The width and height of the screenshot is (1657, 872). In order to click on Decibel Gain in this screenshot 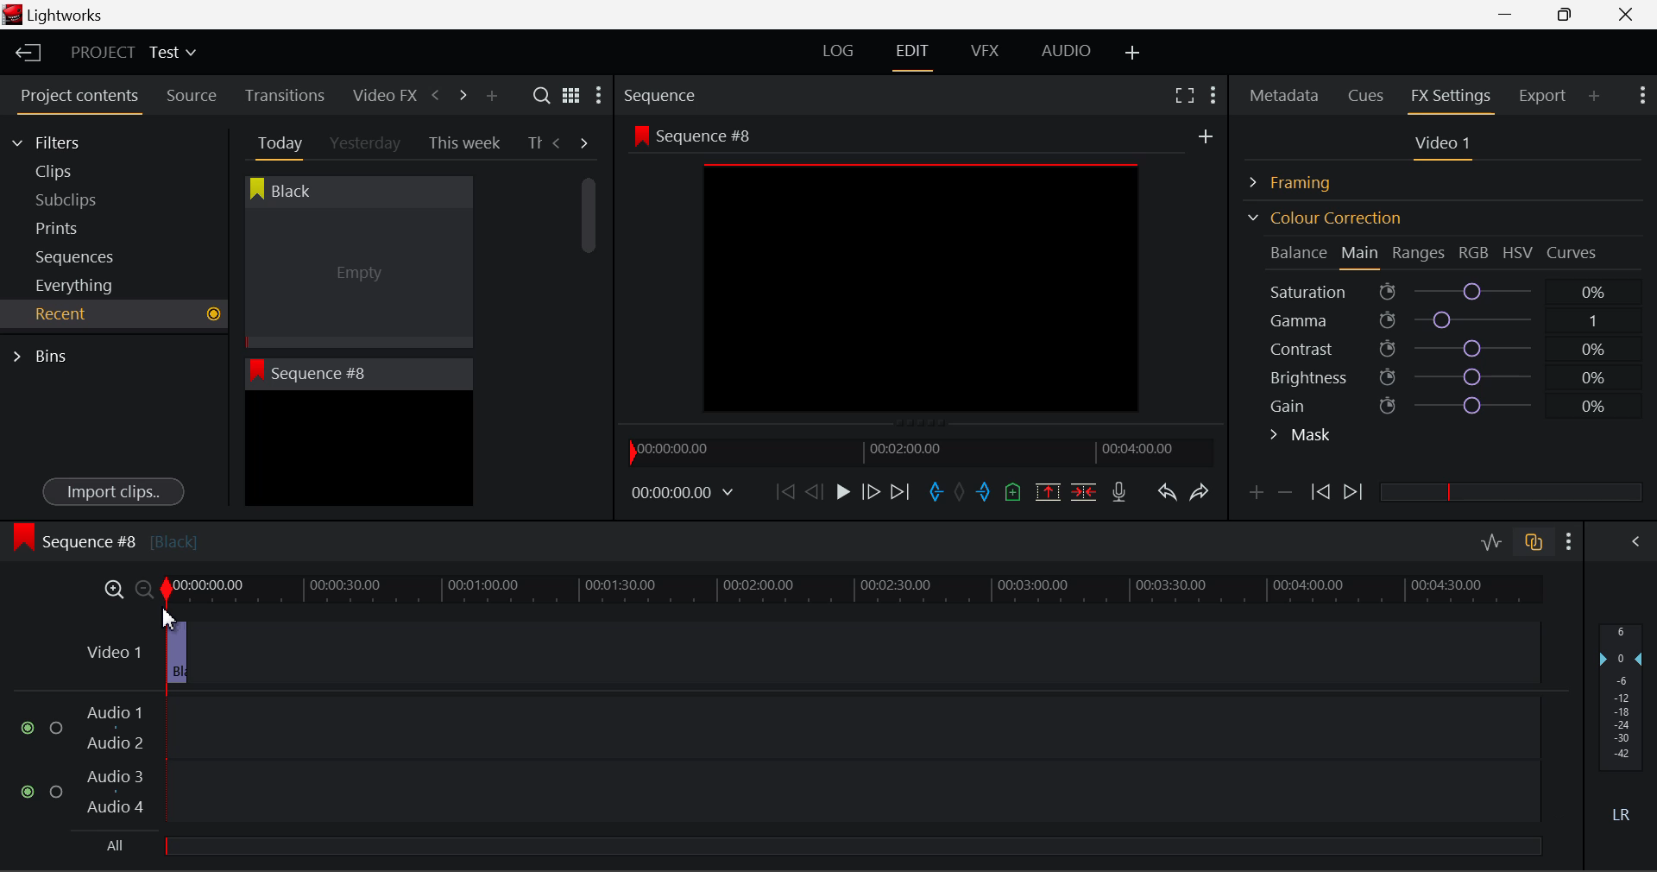, I will do `click(1620, 727)`.